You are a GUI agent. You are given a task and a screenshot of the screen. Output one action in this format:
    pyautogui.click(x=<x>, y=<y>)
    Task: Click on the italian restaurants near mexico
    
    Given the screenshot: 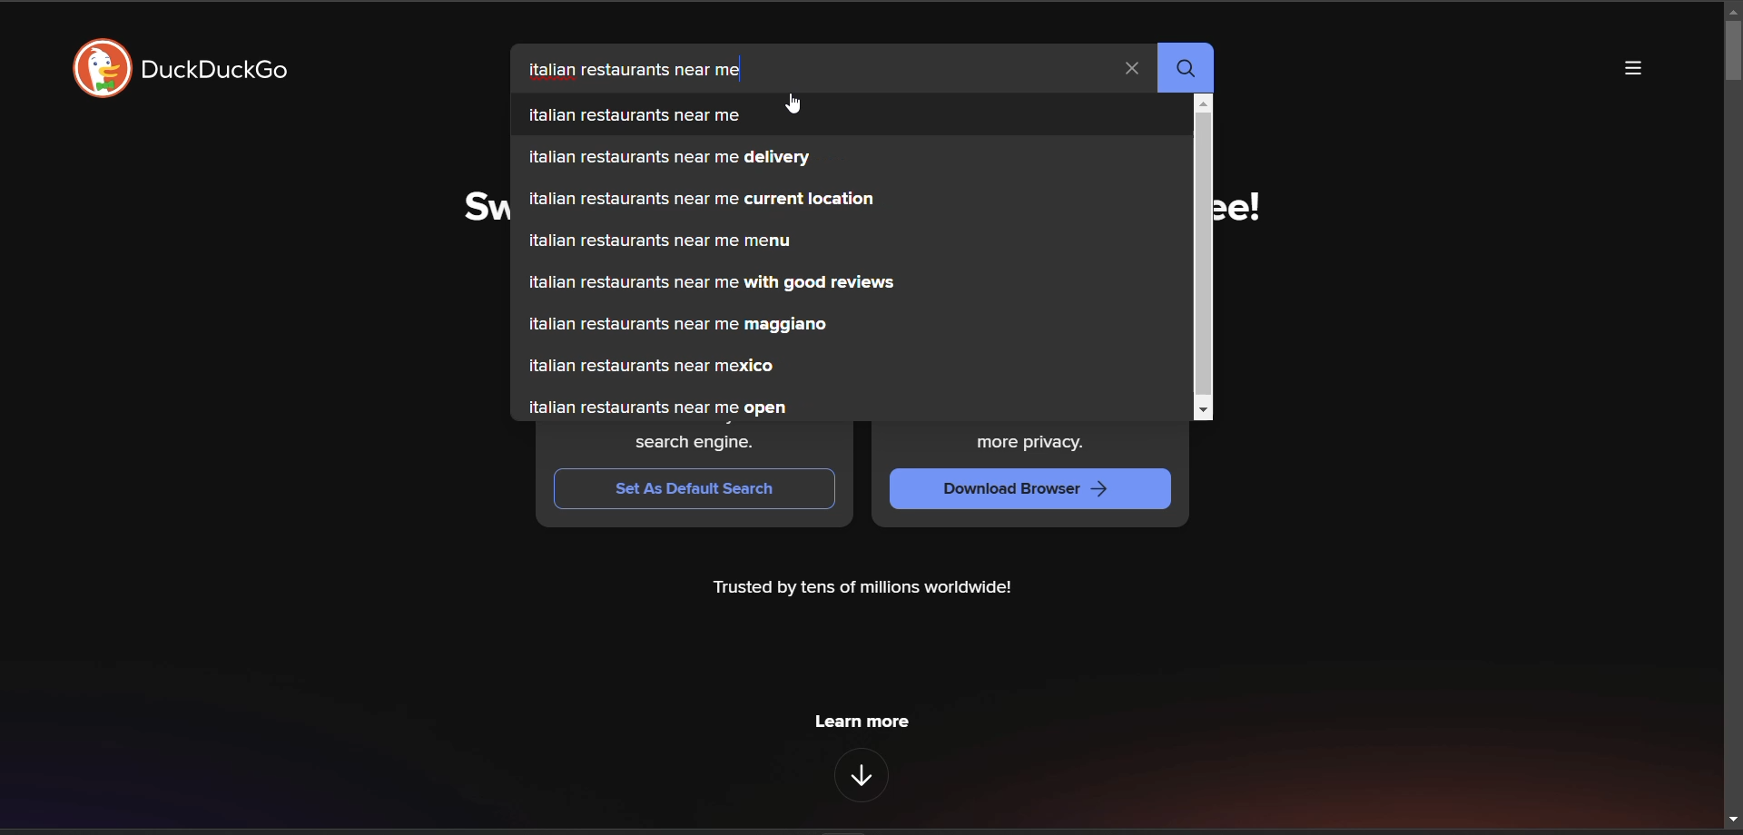 What is the action you would take?
    pyautogui.click(x=850, y=366)
    